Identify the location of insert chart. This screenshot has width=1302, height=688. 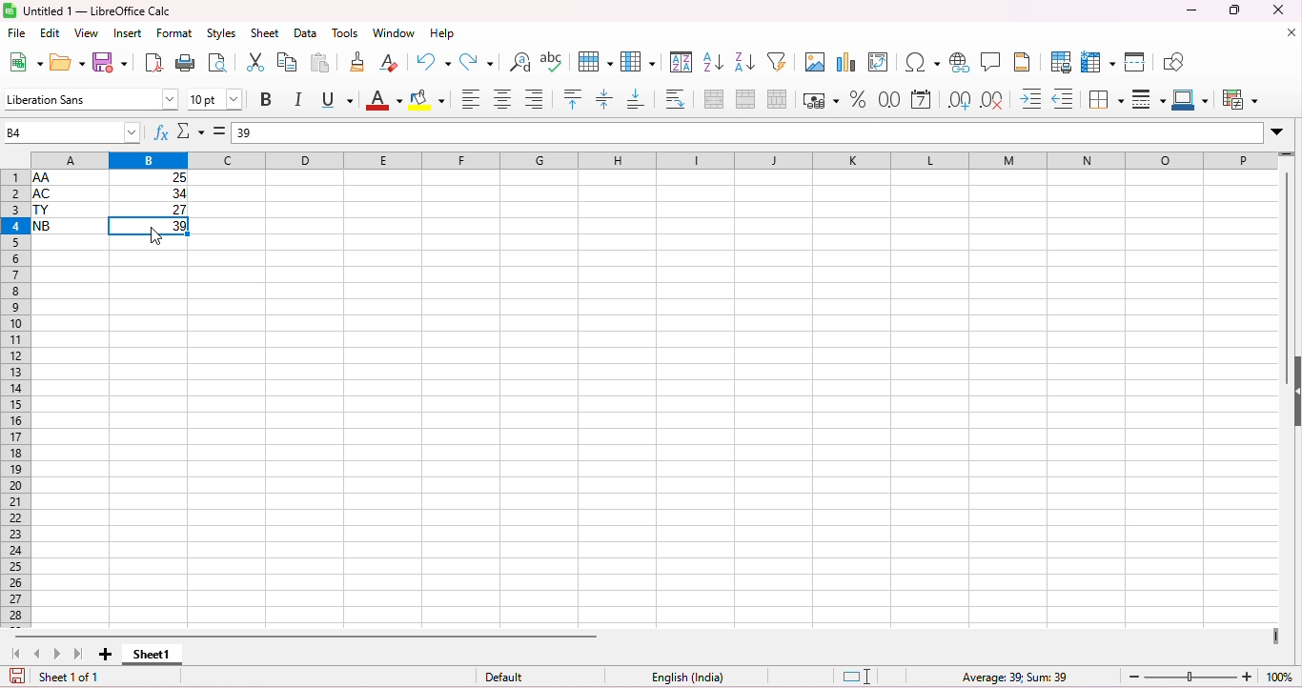
(848, 61).